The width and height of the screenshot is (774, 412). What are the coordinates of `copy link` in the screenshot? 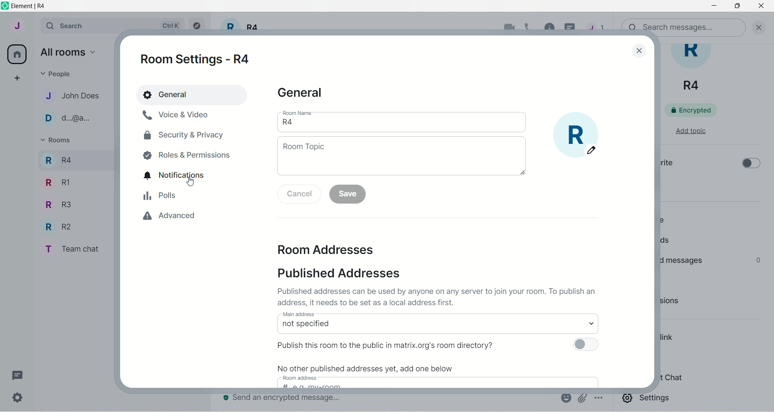 It's located at (668, 339).